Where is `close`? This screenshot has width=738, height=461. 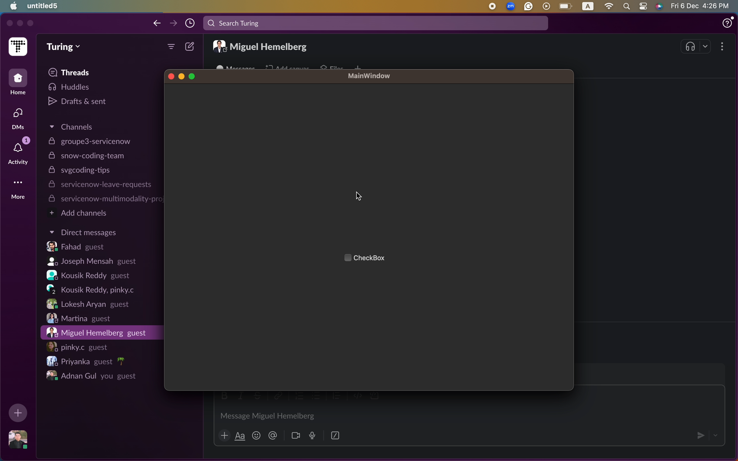
close is located at coordinates (30, 24).